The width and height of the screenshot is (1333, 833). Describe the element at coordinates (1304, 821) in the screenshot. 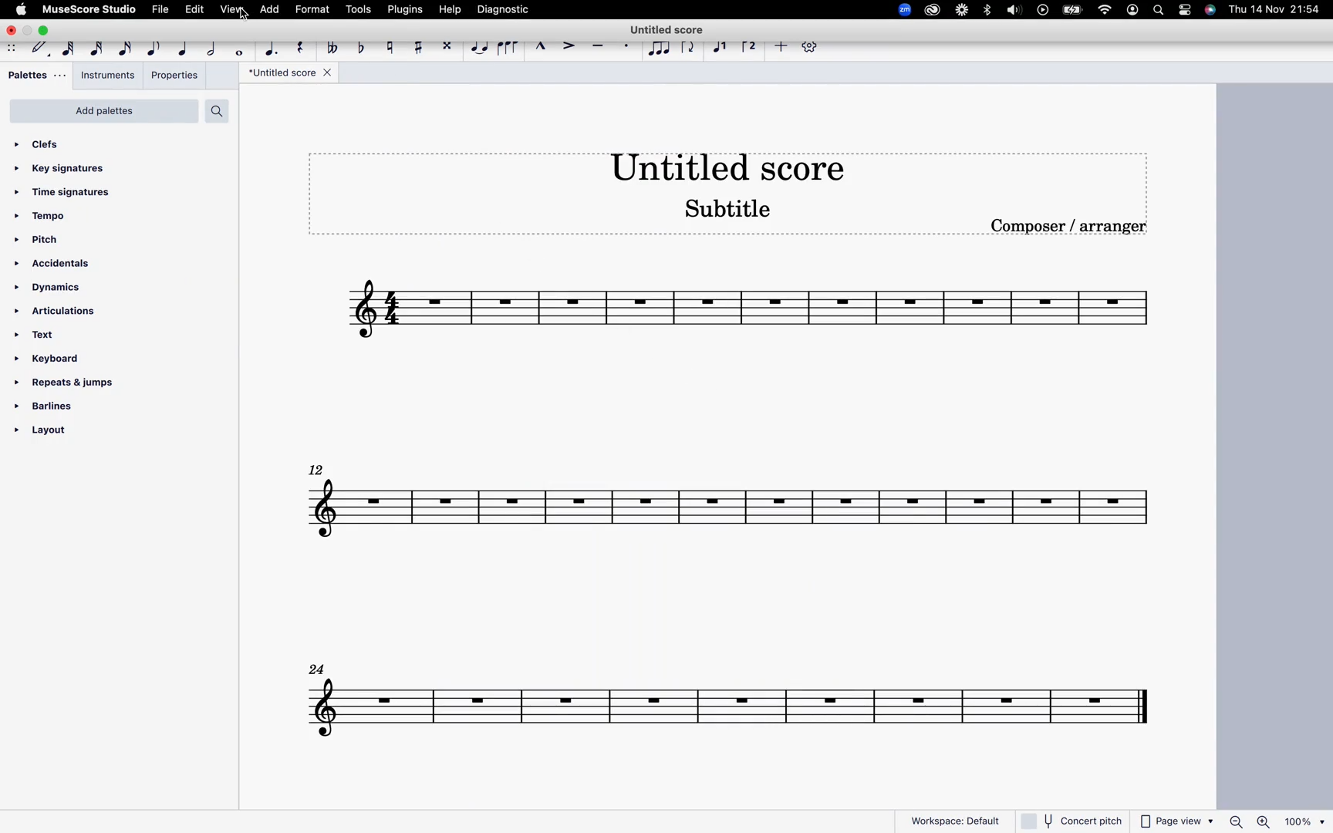

I see `100%` at that location.